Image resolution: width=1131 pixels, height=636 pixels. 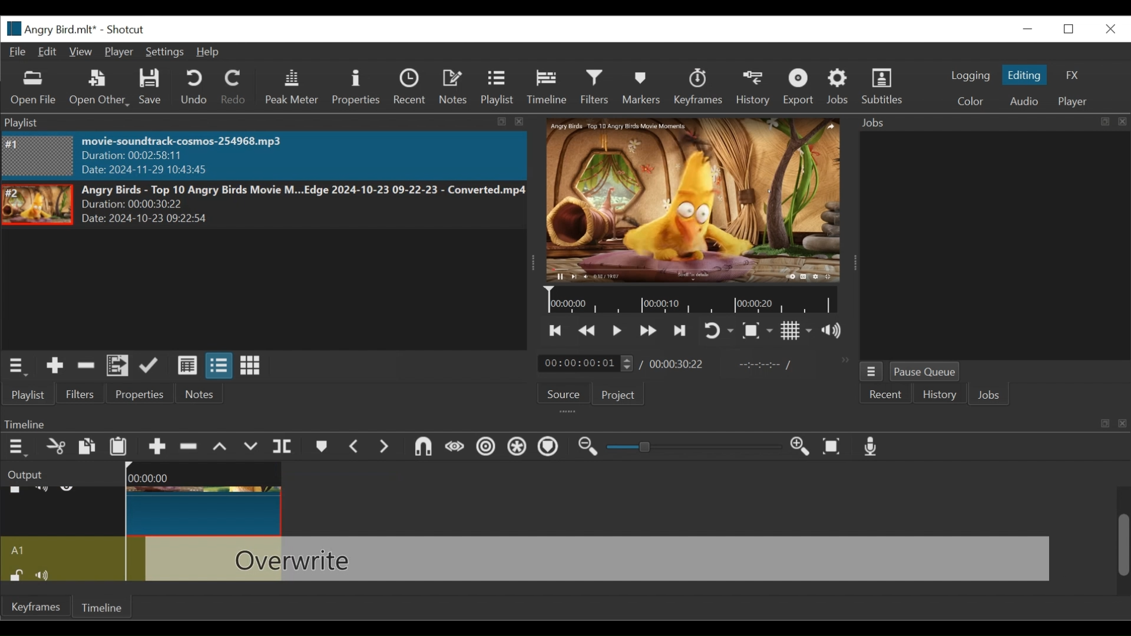 What do you see at coordinates (32, 394) in the screenshot?
I see `Playlist` at bounding box center [32, 394].